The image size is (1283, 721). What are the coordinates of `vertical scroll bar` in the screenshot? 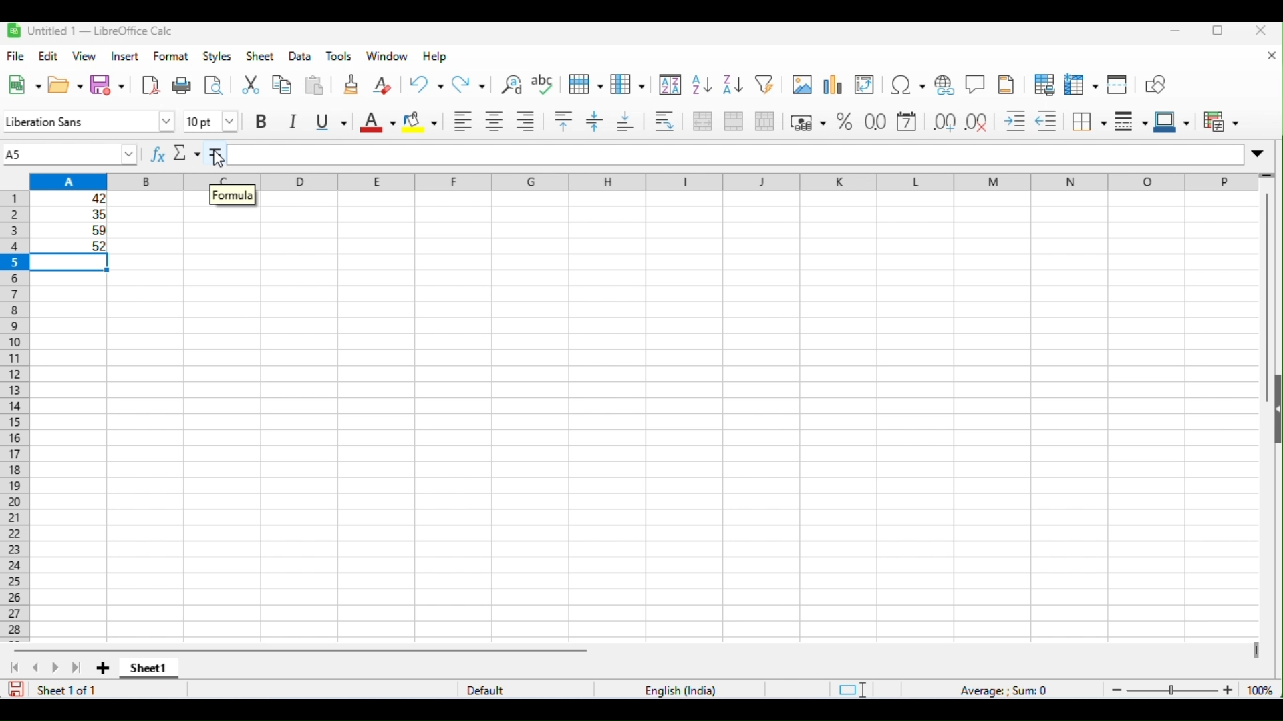 It's located at (1266, 299).